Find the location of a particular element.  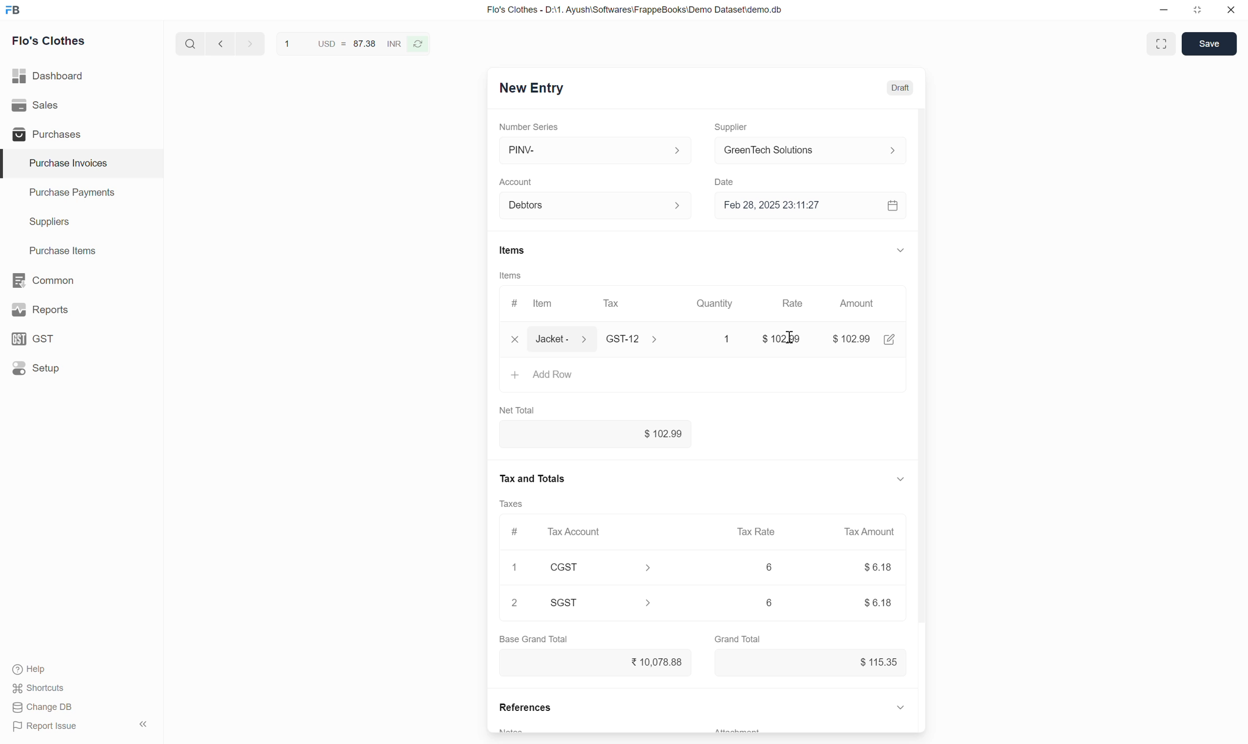

References is located at coordinates (525, 707).